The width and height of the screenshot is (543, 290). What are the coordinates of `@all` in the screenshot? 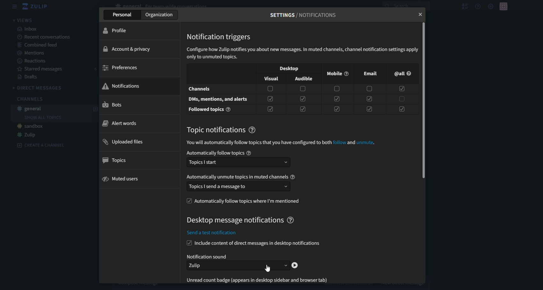 It's located at (402, 74).